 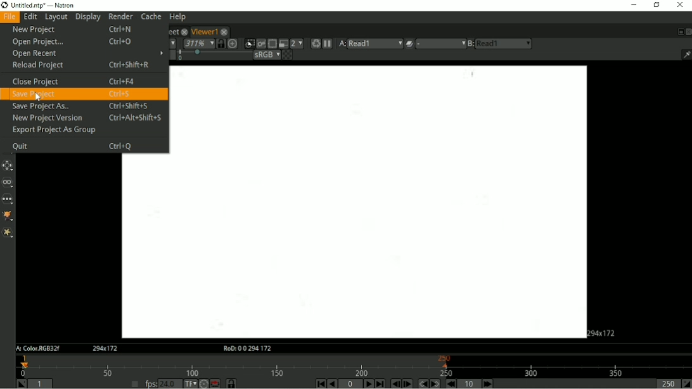 What do you see at coordinates (340, 44) in the screenshot?
I see `Viewer input A` at bounding box center [340, 44].